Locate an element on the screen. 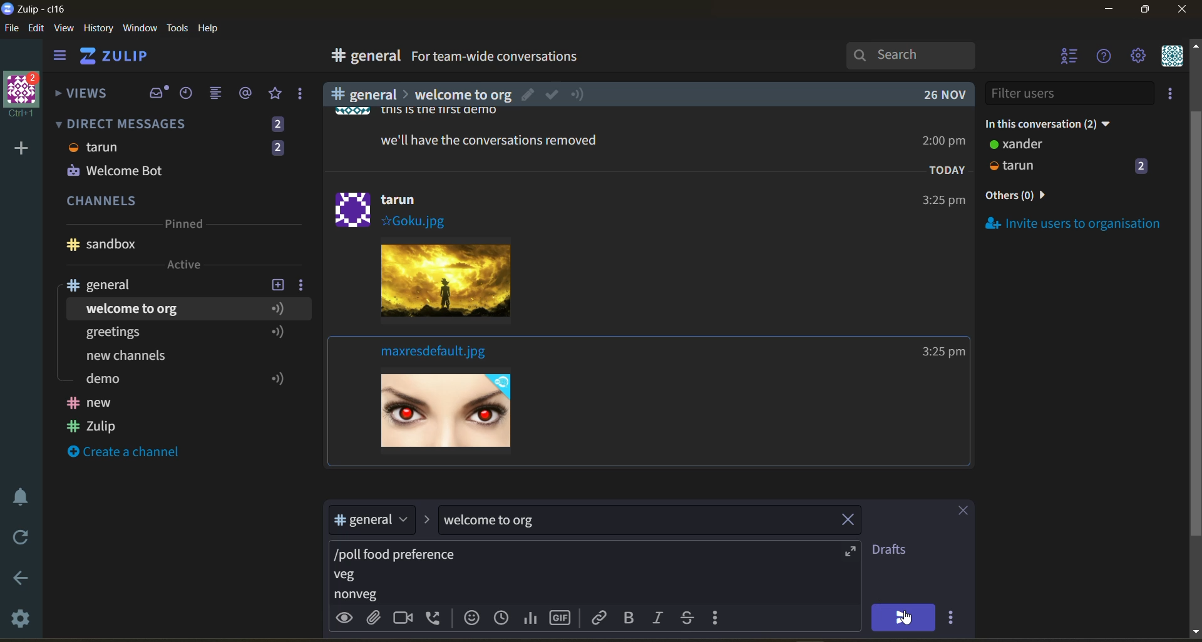 The height and width of the screenshot is (642, 1202). maximize is located at coordinates (1143, 13).